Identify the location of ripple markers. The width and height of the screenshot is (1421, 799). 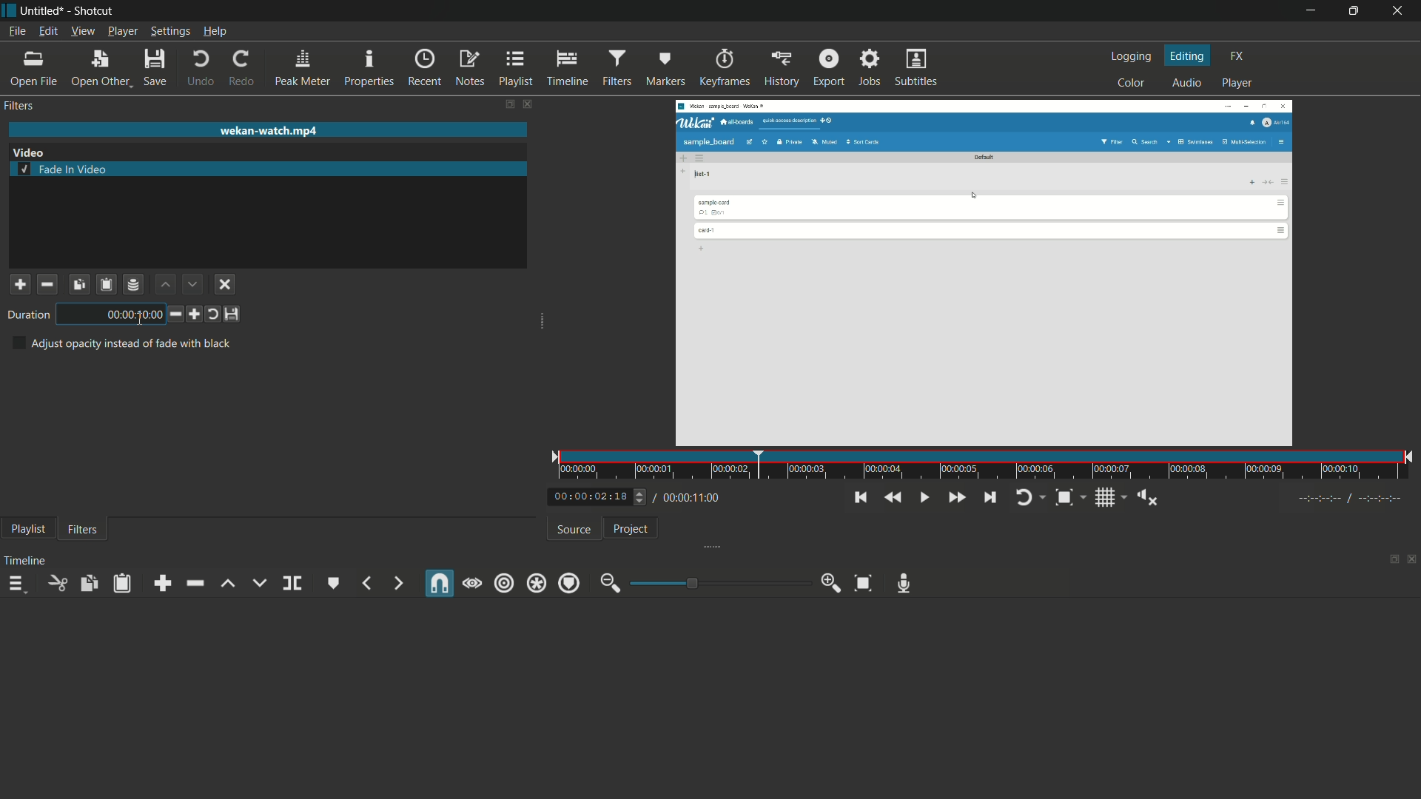
(570, 582).